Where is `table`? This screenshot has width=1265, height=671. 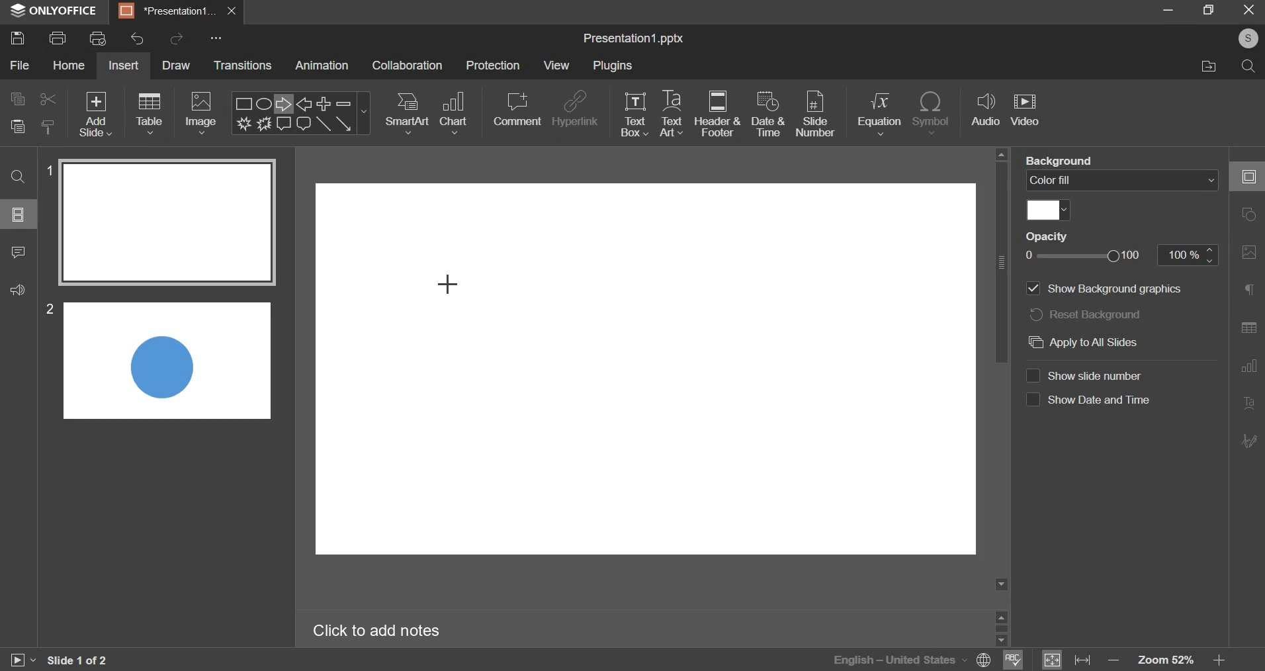 table is located at coordinates (149, 114).